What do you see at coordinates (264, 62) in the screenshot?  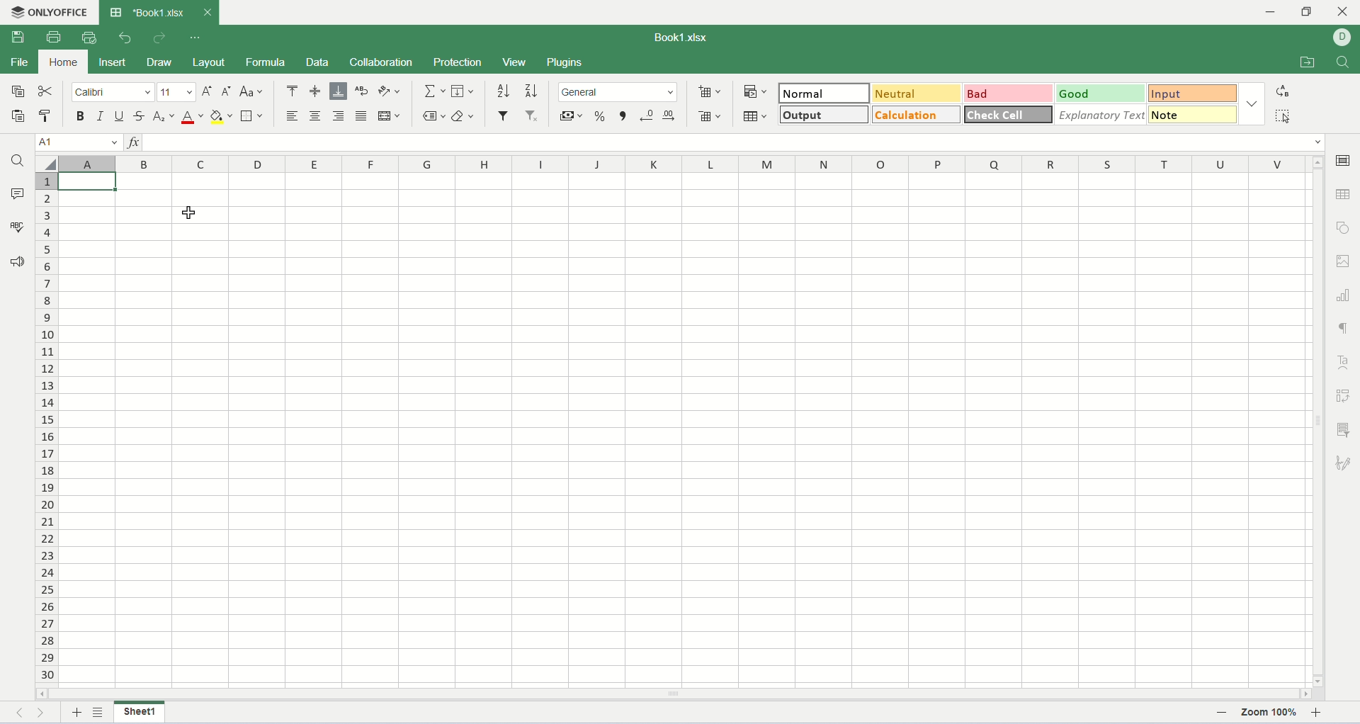 I see `formula` at bounding box center [264, 62].